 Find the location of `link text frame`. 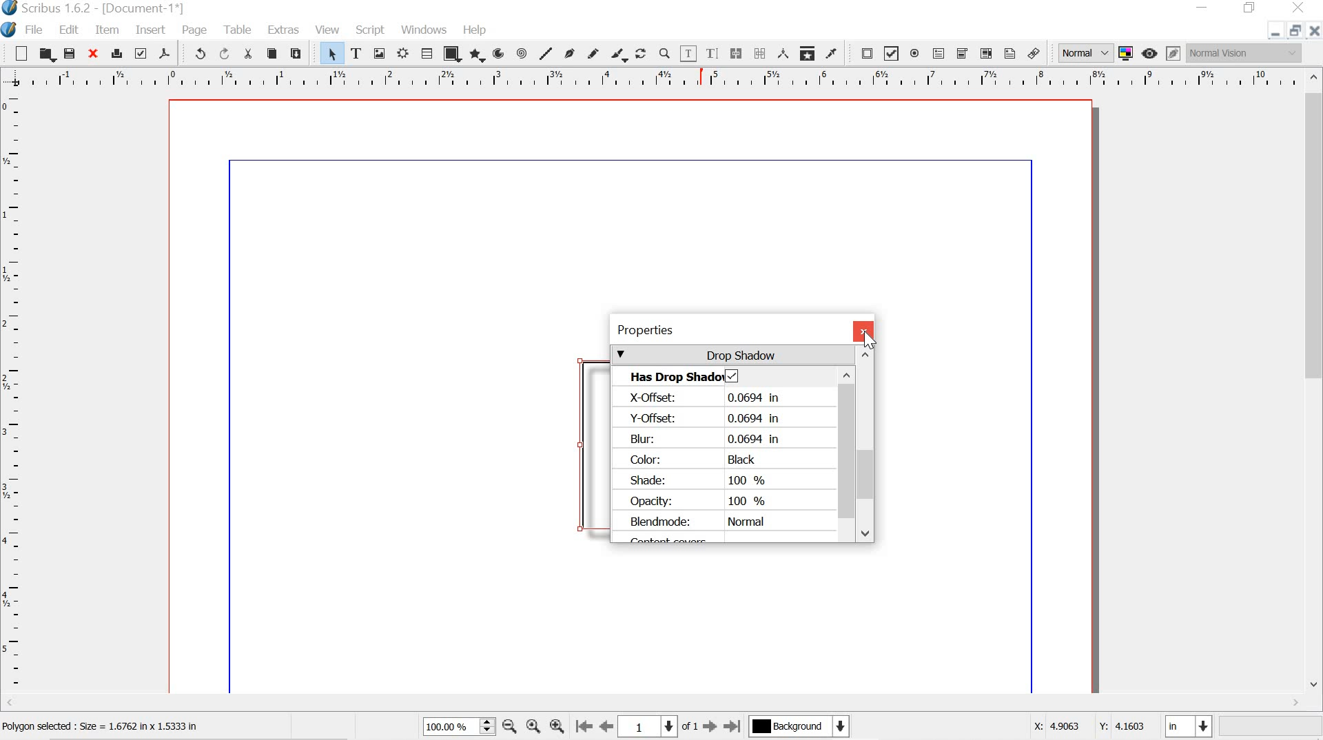

link text frame is located at coordinates (735, 53).